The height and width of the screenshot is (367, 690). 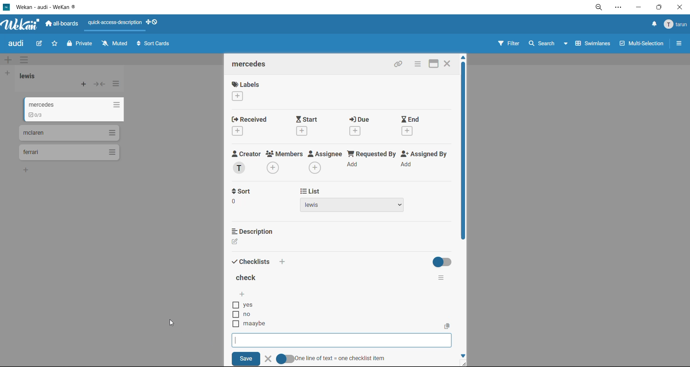 I want to click on star, so click(x=57, y=44).